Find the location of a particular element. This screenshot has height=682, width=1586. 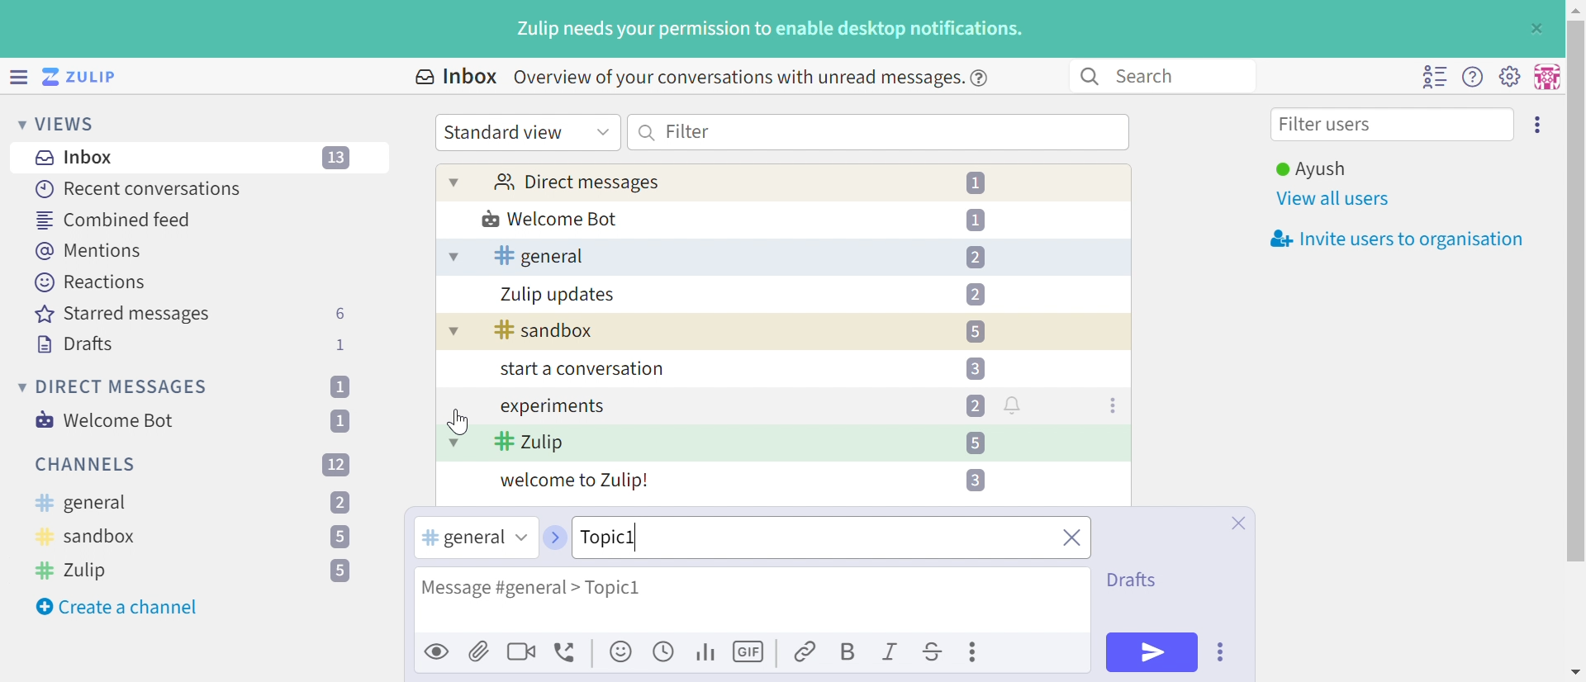

Preview is located at coordinates (438, 651).